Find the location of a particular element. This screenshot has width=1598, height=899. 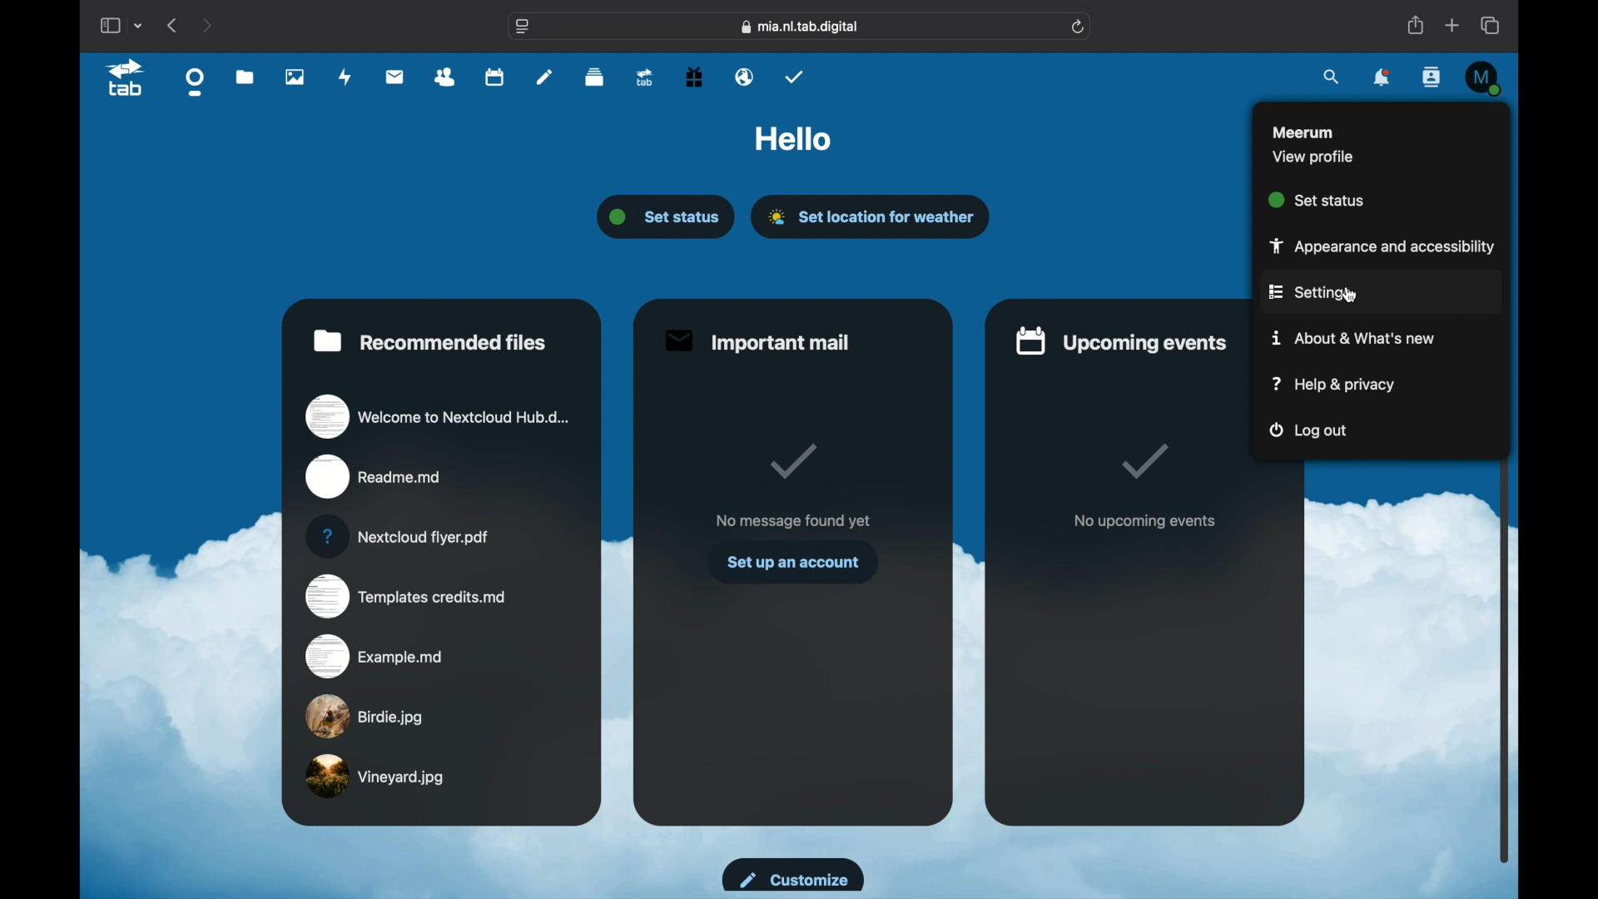

tasks is located at coordinates (795, 77).